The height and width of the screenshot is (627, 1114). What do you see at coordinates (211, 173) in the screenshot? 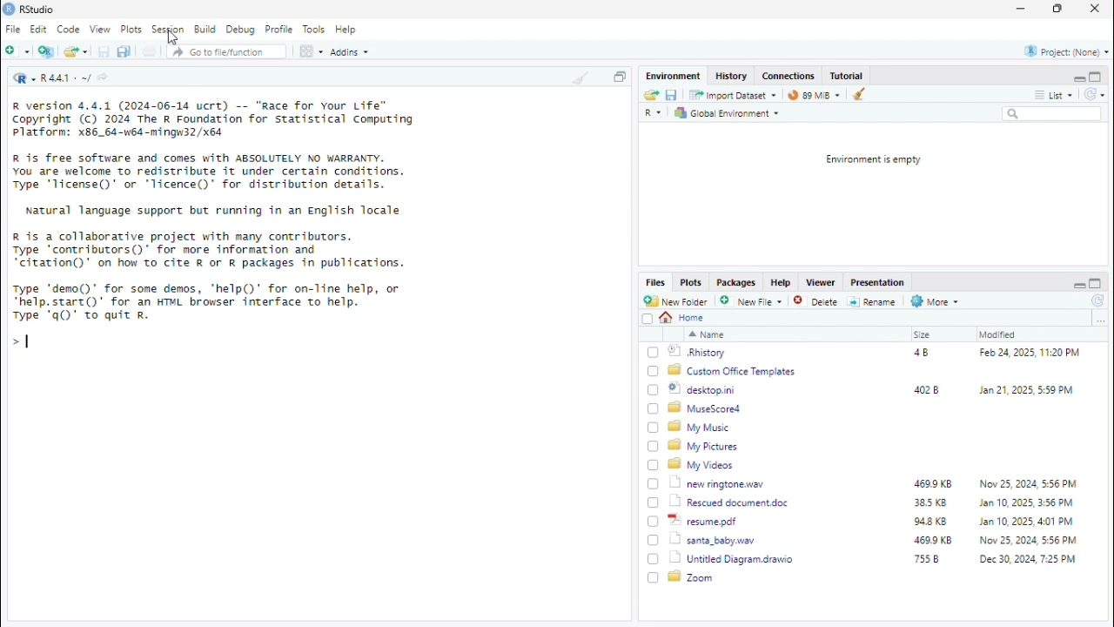
I see `R is free software and comes with ABSOLUTELY NO WARRANTY.
You are welcome to redistribute it under certain conditions.
Type 'Ticense()' or "licence()' for distribution details.` at bounding box center [211, 173].